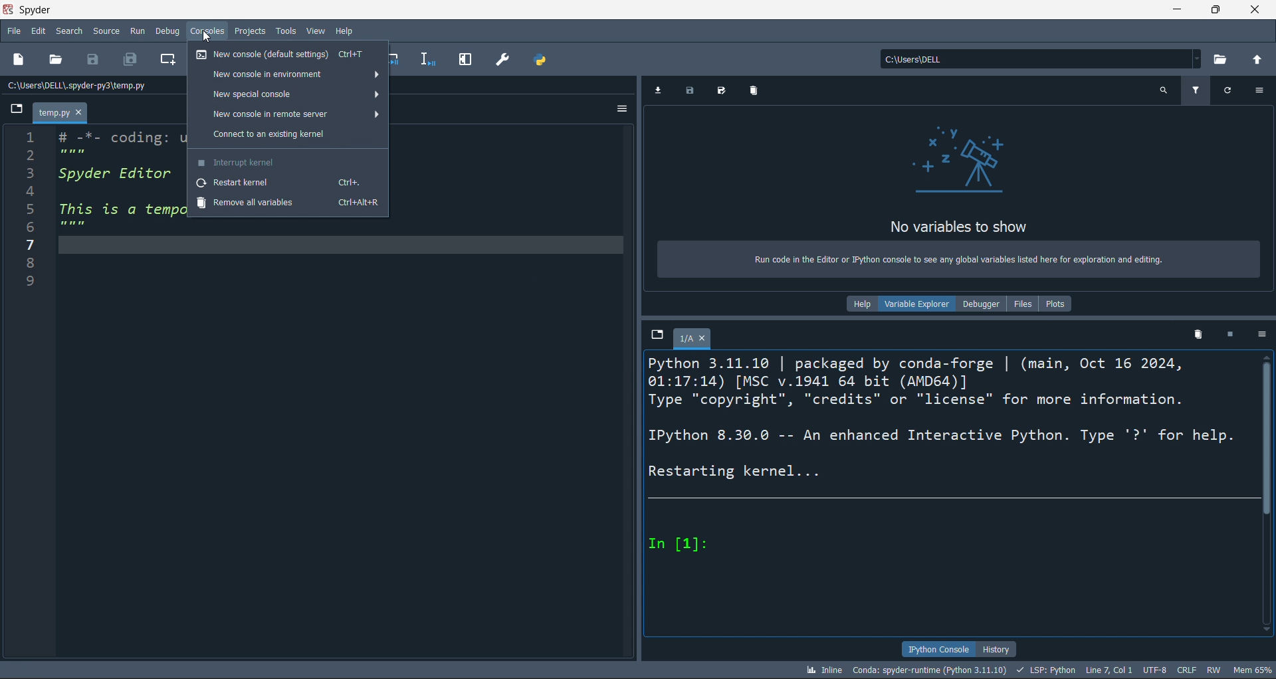 The height and width of the screenshot is (679, 1276). Describe the element at coordinates (693, 338) in the screenshot. I see `1/A` at that location.